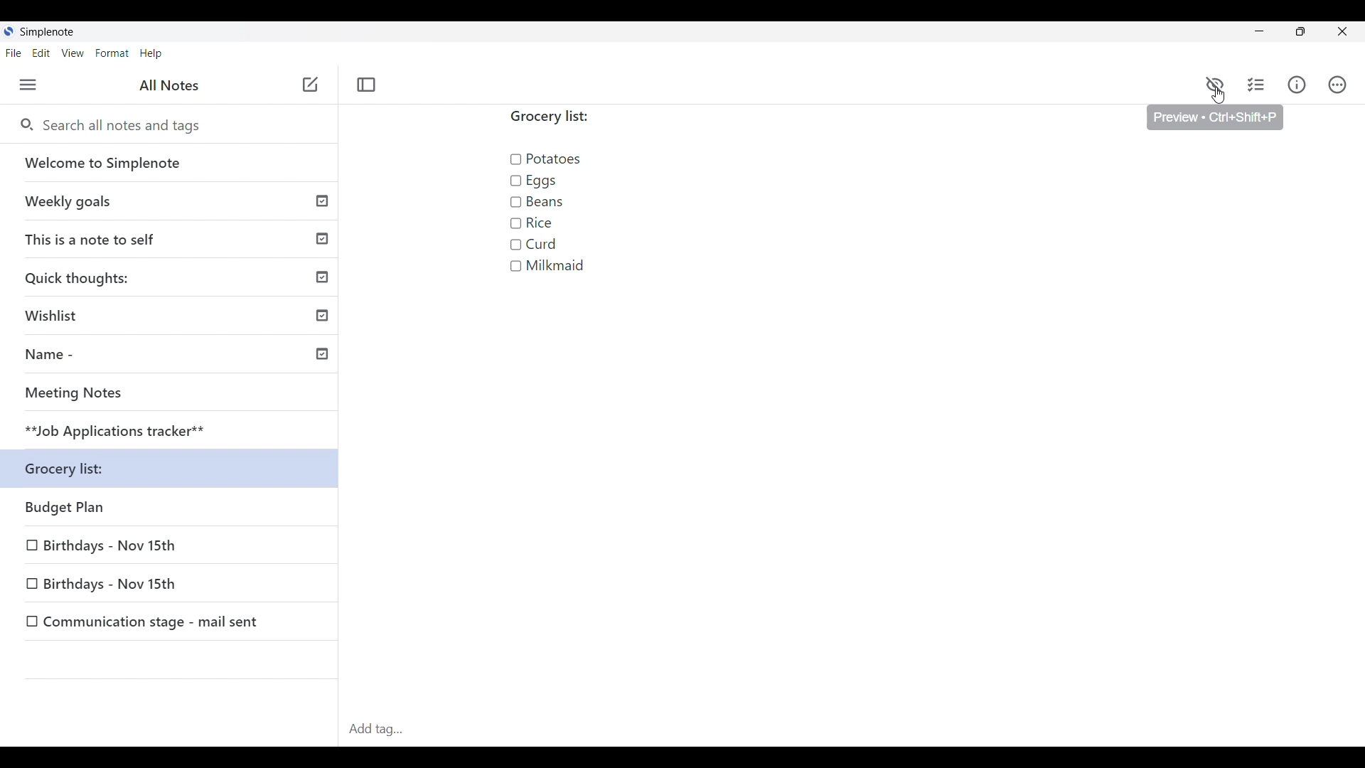 This screenshot has width=1365, height=768. Describe the element at coordinates (112, 53) in the screenshot. I see `Format` at that location.